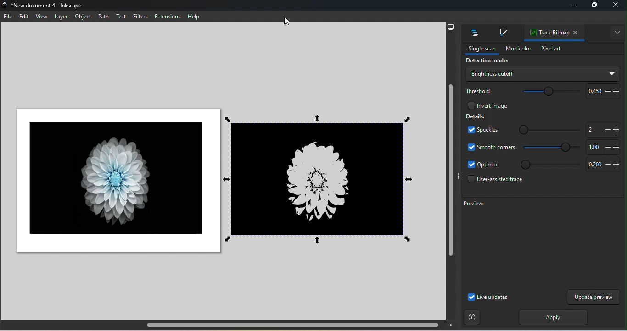  Describe the element at coordinates (601, 165) in the screenshot. I see `Increase or decrease optimize` at that location.